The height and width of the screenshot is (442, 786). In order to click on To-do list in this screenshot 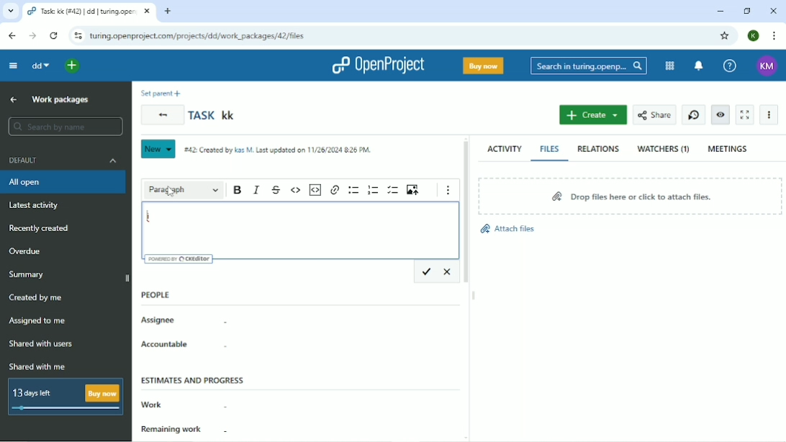, I will do `click(393, 189)`.